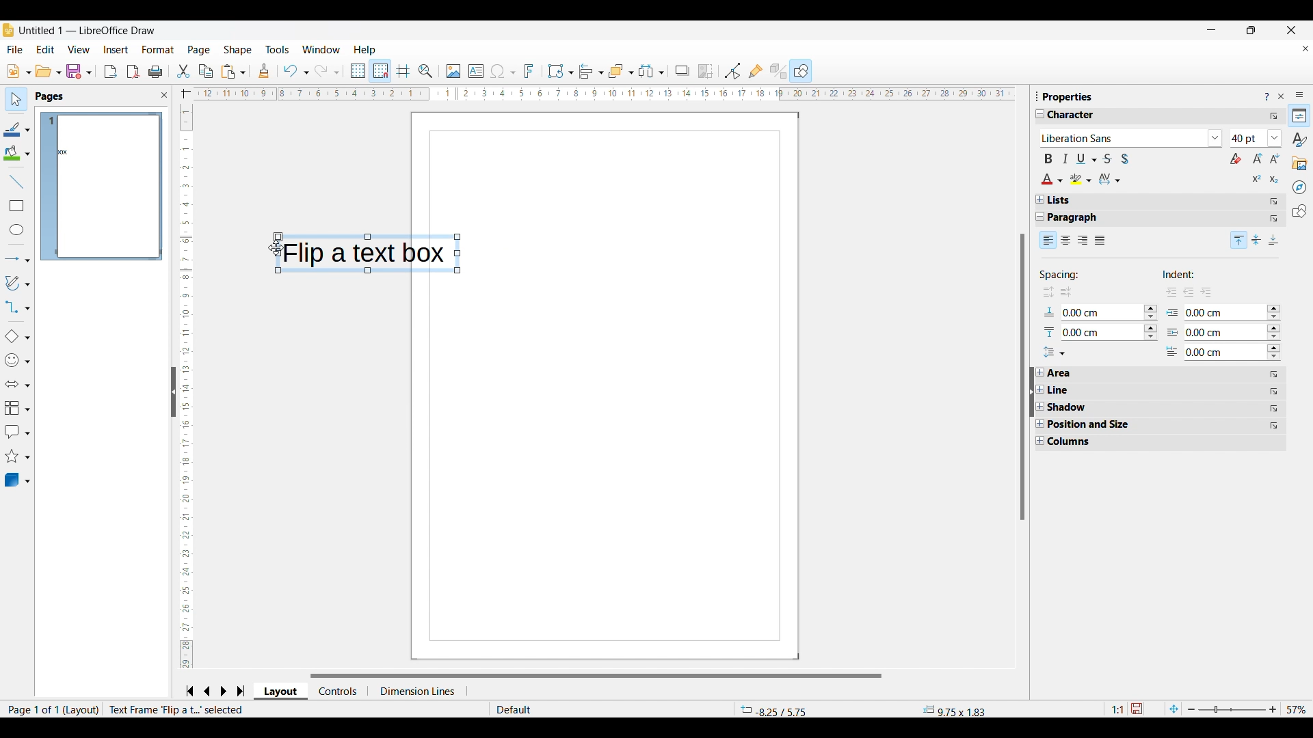 This screenshot has height=738, width=1313. What do you see at coordinates (295, 71) in the screenshot?
I see `Undo` at bounding box center [295, 71].